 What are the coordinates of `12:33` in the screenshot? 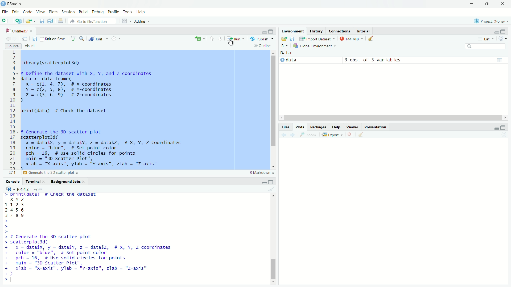 It's located at (11, 173).